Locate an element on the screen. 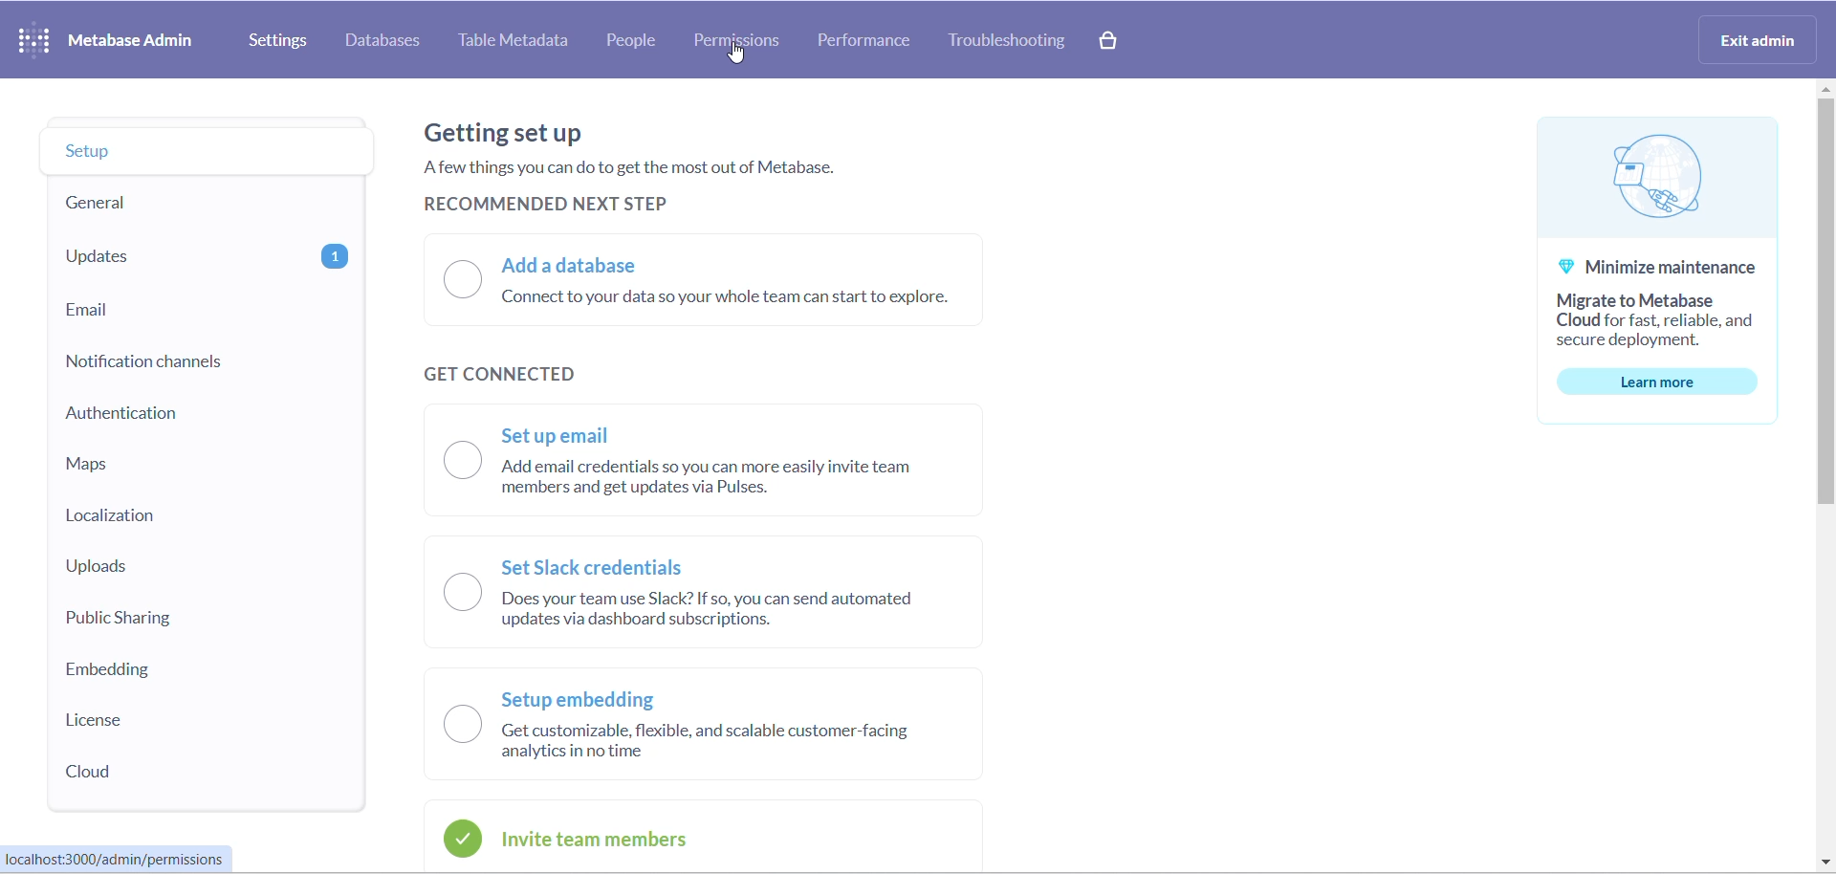 The image size is (1836, 874). notification channels is located at coordinates (177, 362).